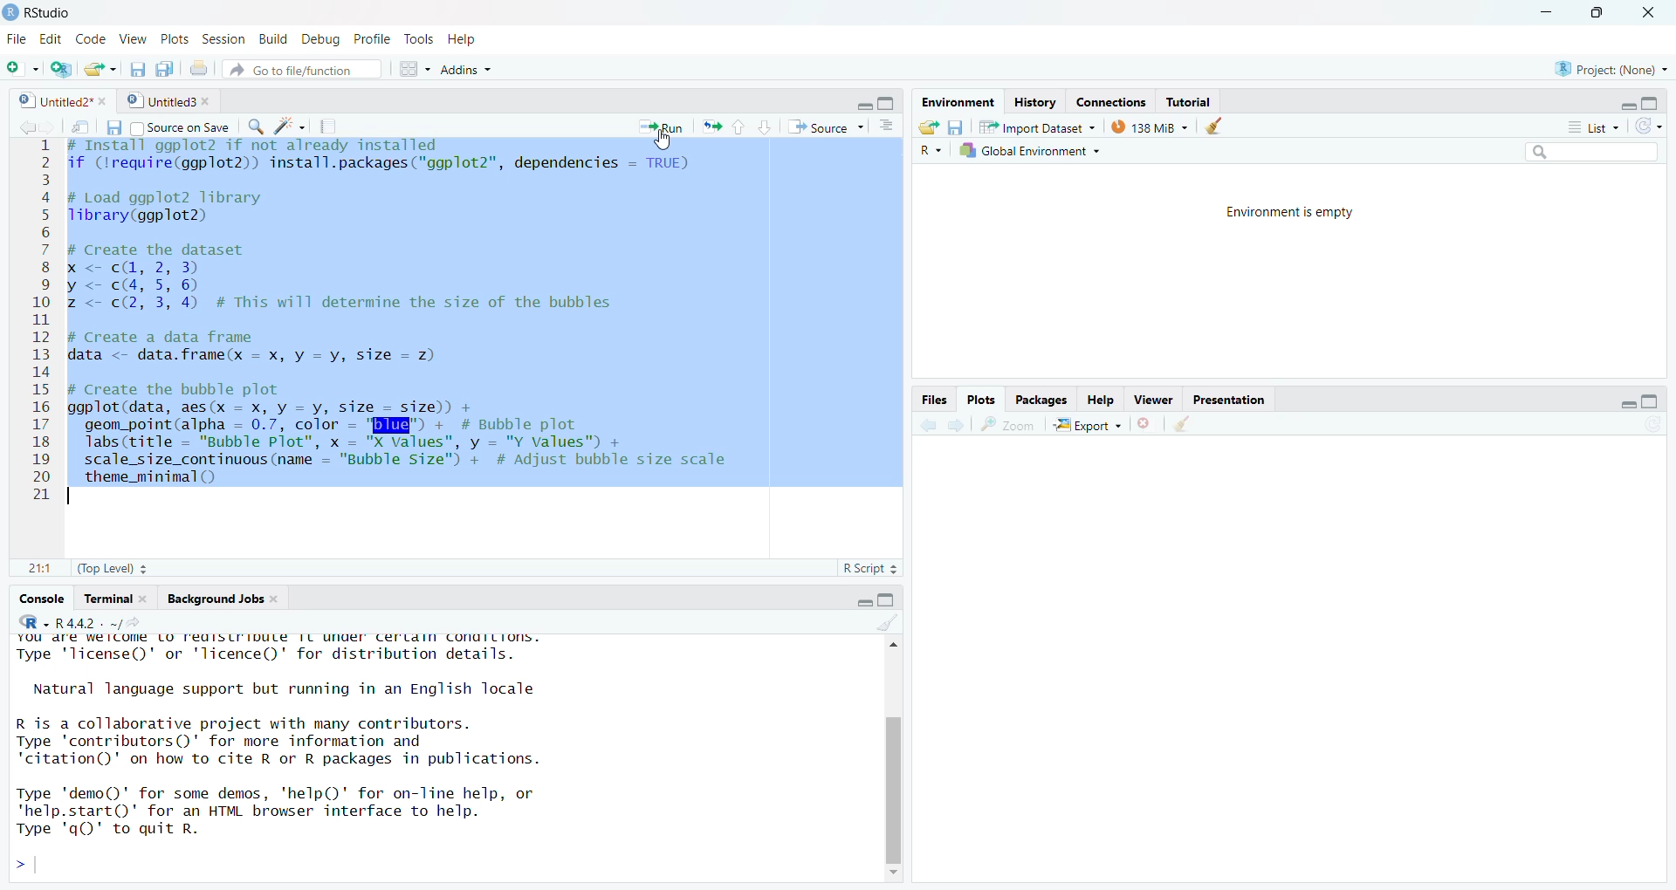 The width and height of the screenshot is (1676, 890). Describe the element at coordinates (1656, 11) in the screenshot. I see `Close` at that location.